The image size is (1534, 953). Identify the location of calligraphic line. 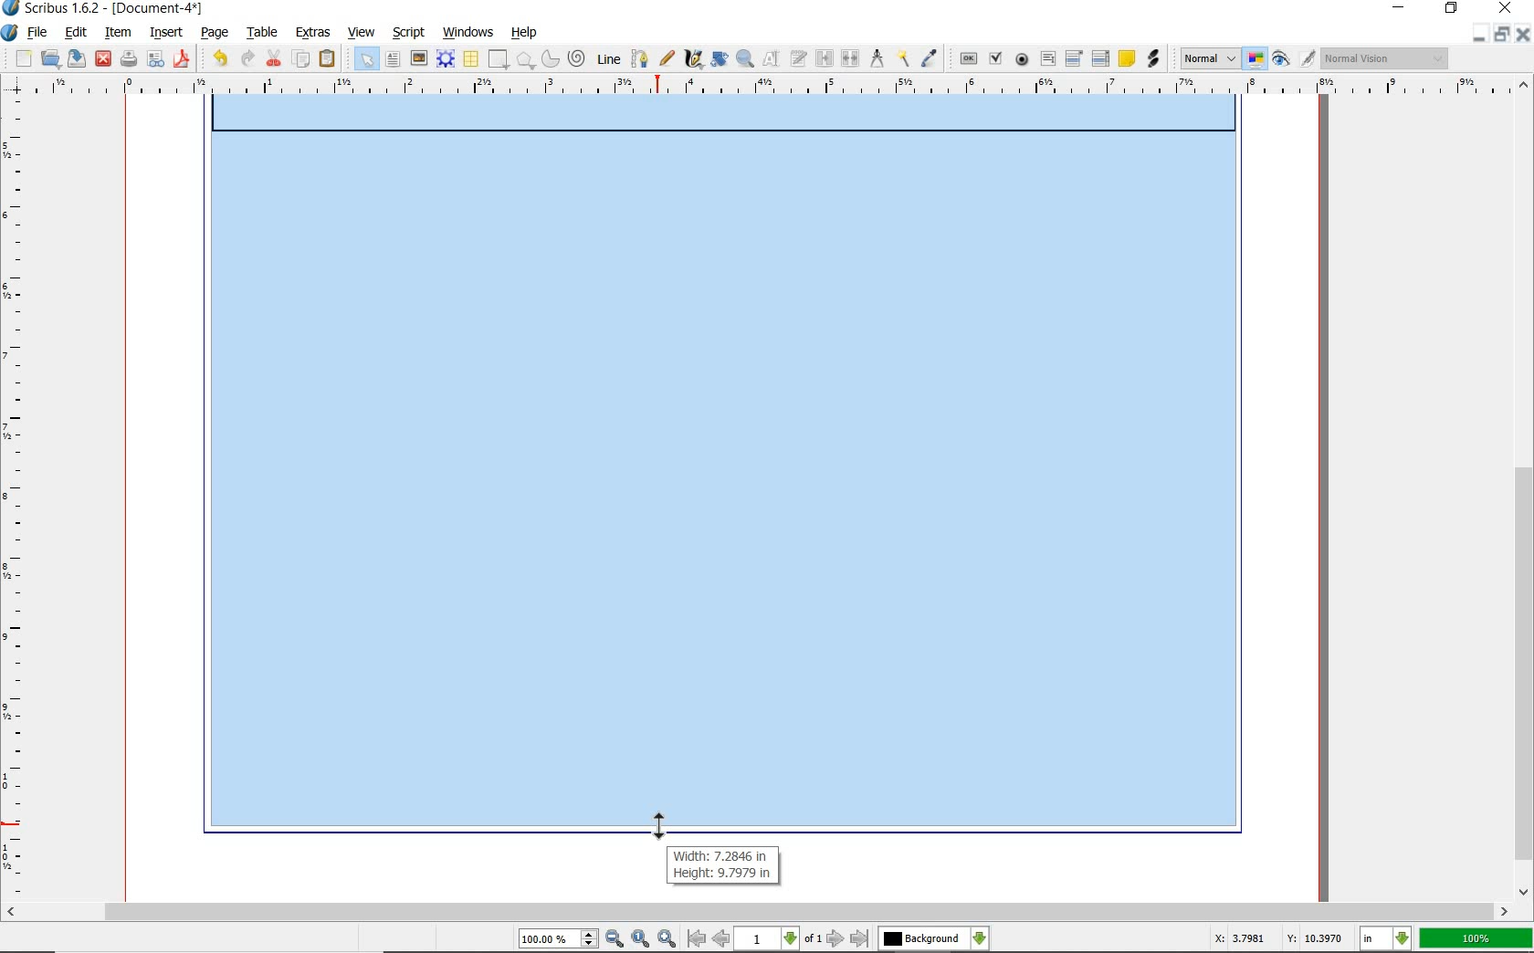
(693, 58).